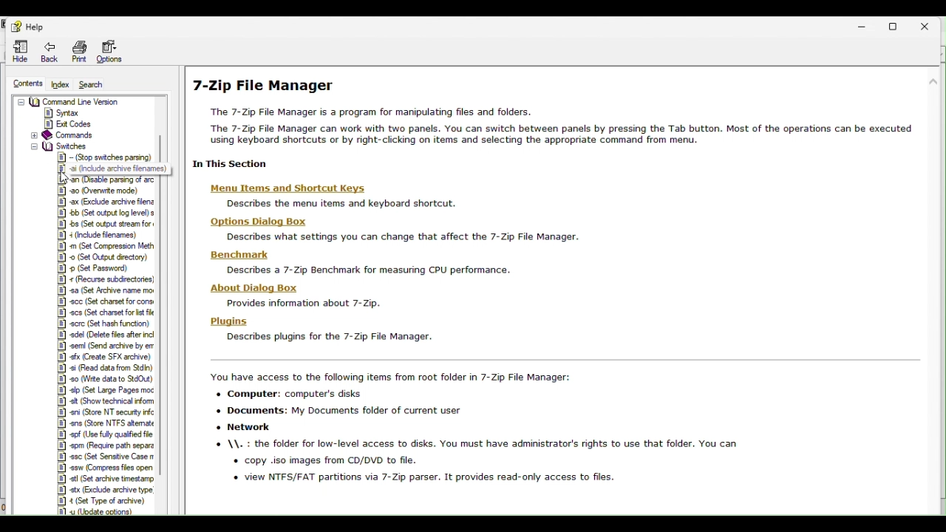  Describe the element at coordinates (106, 300) in the screenshot. I see `Set charset for cons` at that location.